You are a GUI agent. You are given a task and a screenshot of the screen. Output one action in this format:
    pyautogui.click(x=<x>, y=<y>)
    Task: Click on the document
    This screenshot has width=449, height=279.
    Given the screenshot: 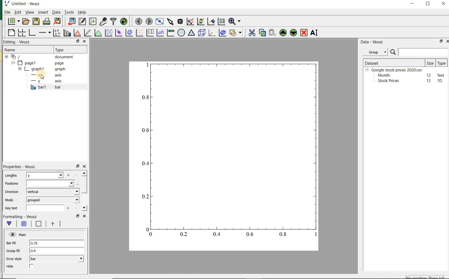 What is the action you would take?
    pyautogui.click(x=41, y=57)
    